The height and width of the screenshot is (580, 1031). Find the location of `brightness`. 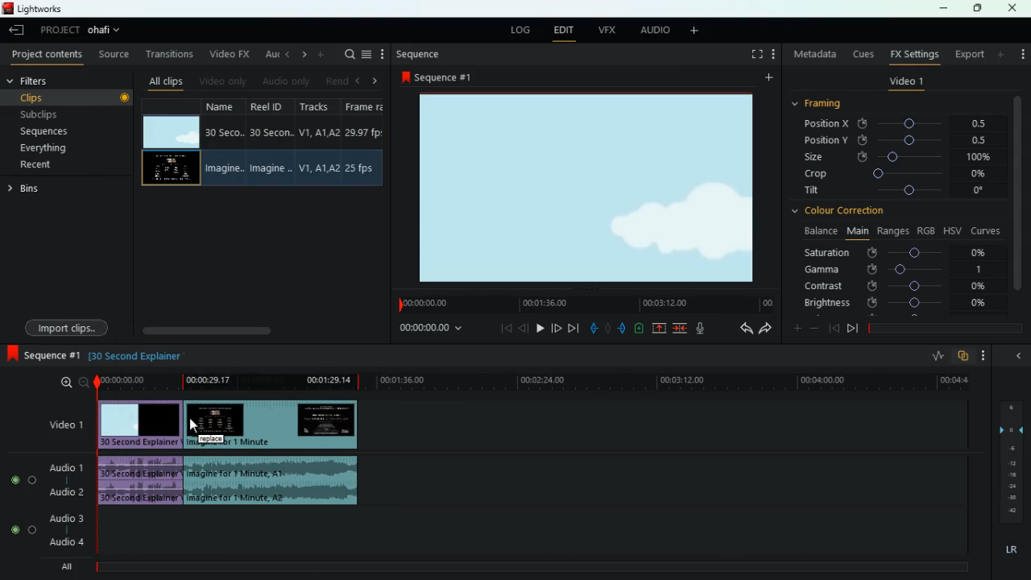

brightness is located at coordinates (896, 304).